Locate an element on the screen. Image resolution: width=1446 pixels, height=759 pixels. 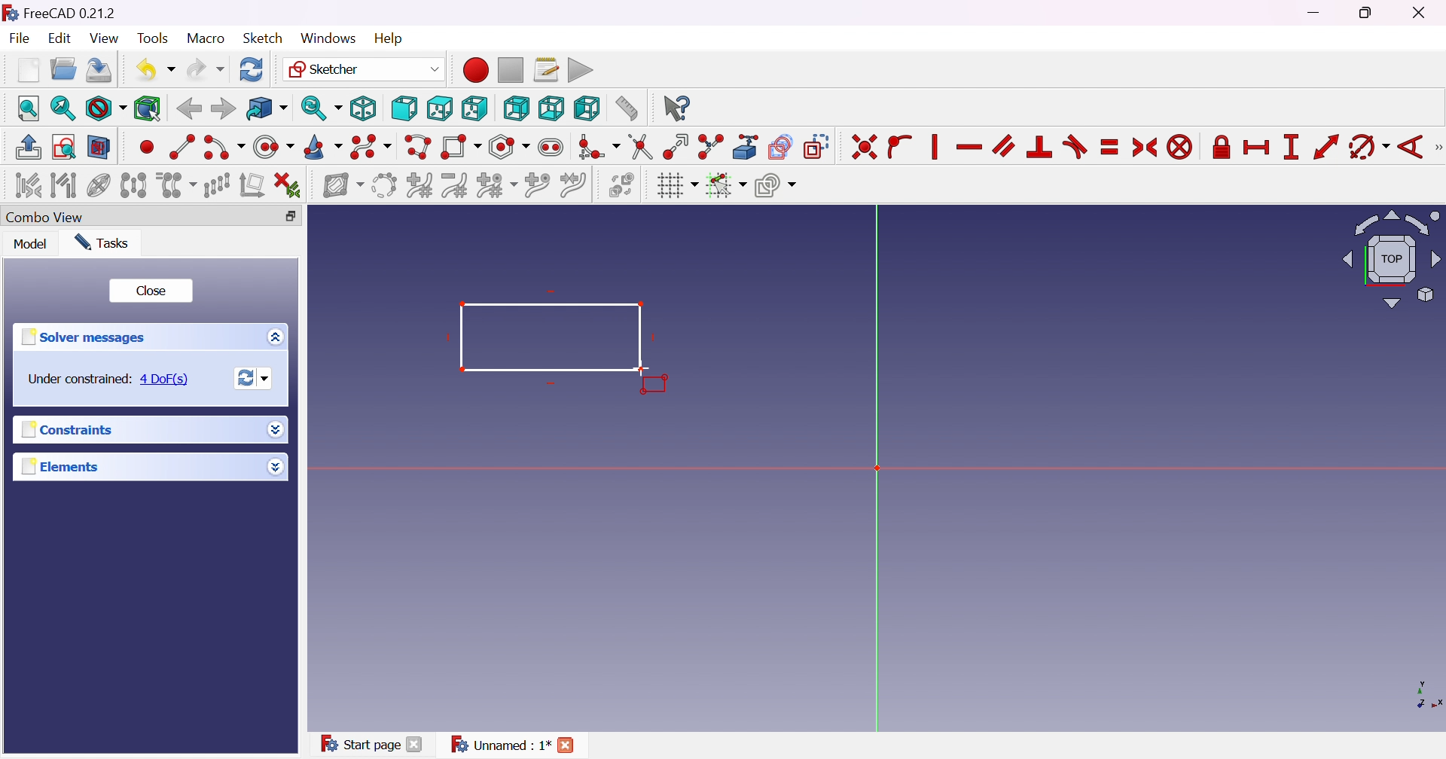
Create circle is located at coordinates (273, 148).